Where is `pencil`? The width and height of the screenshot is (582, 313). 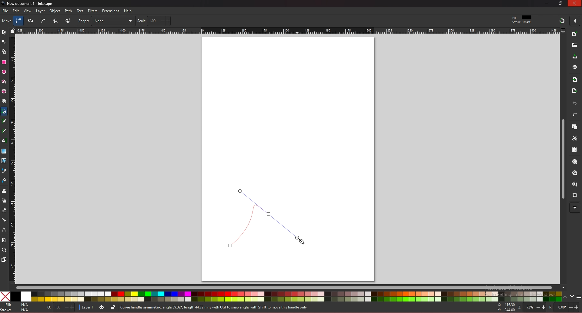 pencil is located at coordinates (6, 121).